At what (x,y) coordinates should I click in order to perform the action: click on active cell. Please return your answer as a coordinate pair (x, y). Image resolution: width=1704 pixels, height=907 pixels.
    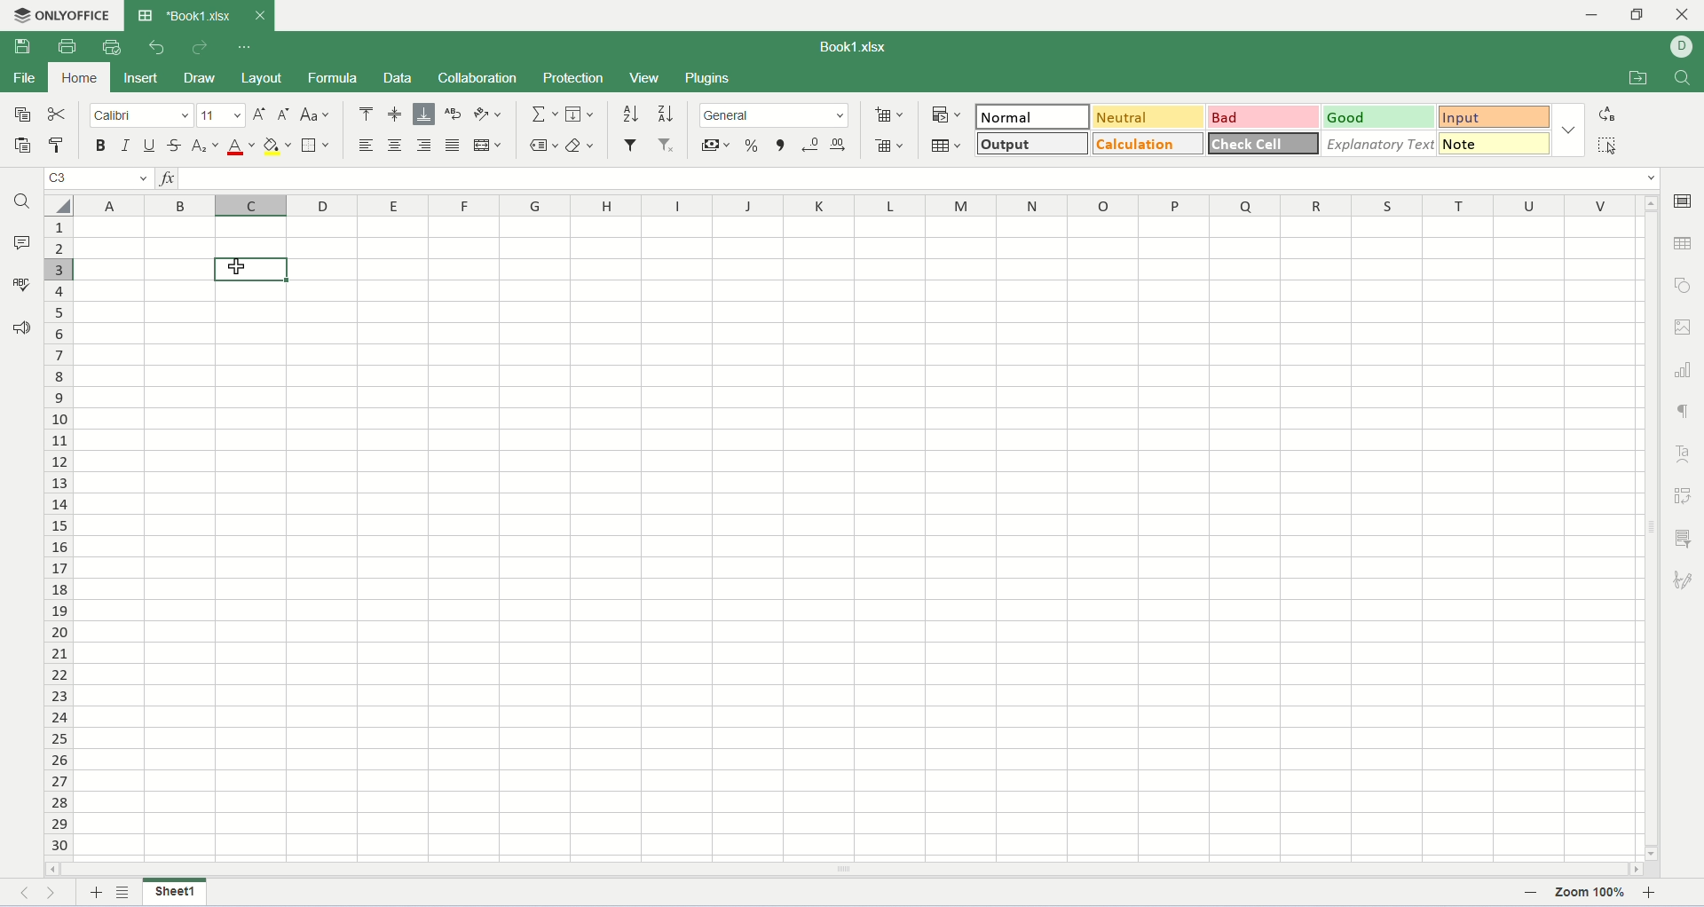
    Looking at the image, I should click on (252, 270).